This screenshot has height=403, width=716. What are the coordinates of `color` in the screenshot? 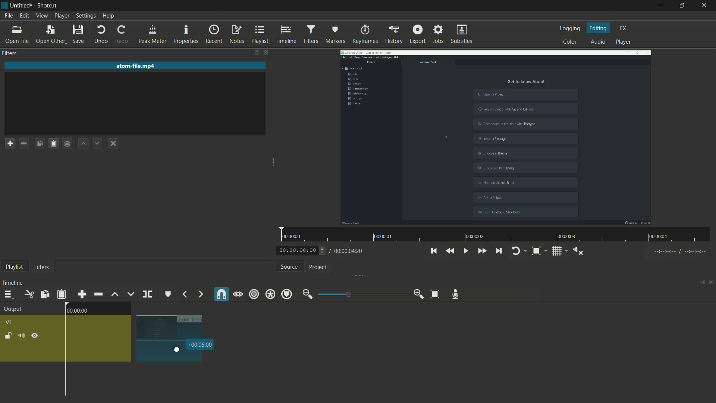 It's located at (568, 42).